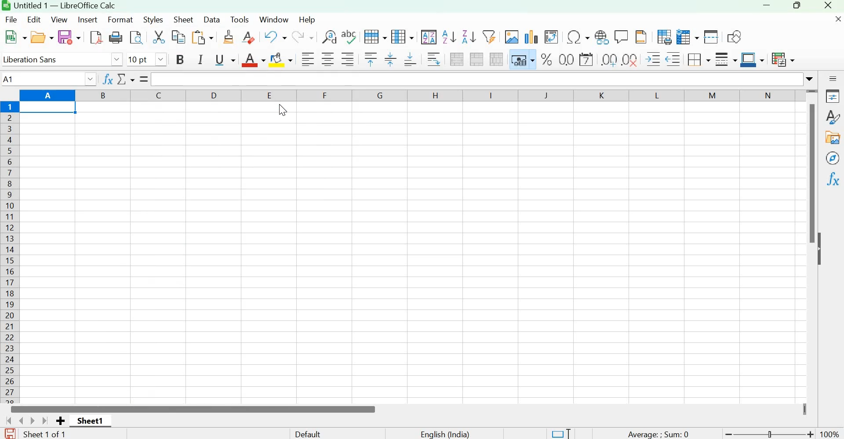 The height and width of the screenshot is (439, 844). I want to click on 100%, so click(831, 434).